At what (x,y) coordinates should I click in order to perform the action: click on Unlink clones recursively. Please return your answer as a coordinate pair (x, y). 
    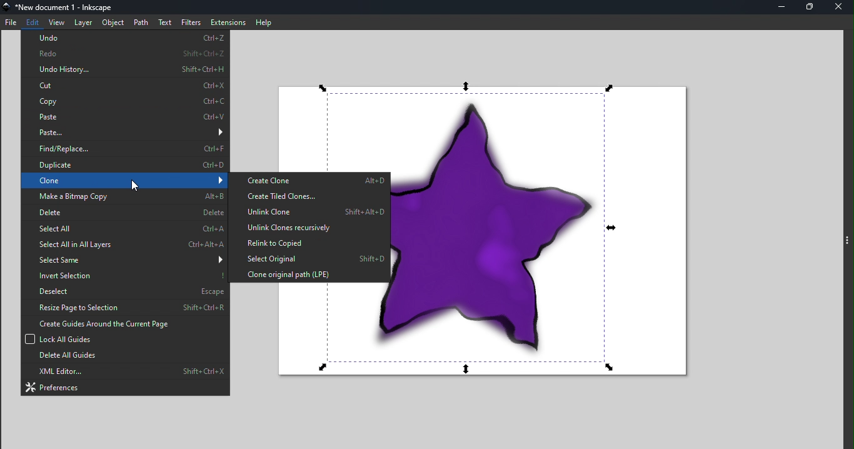
    Looking at the image, I should click on (308, 228).